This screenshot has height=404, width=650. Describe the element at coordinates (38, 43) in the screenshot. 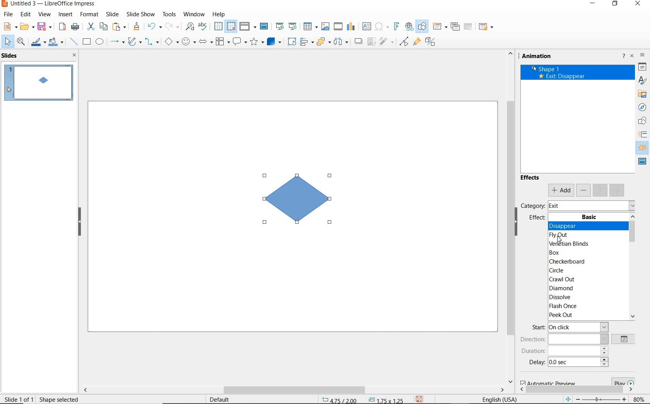

I see `line color` at that location.